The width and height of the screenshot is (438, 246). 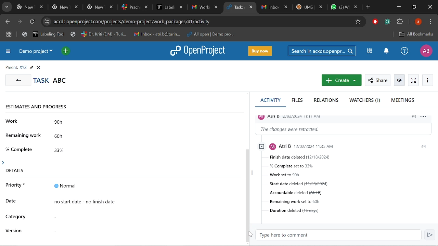 What do you see at coordinates (17, 80) in the screenshot?
I see `GO back` at bounding box center [17, 80].